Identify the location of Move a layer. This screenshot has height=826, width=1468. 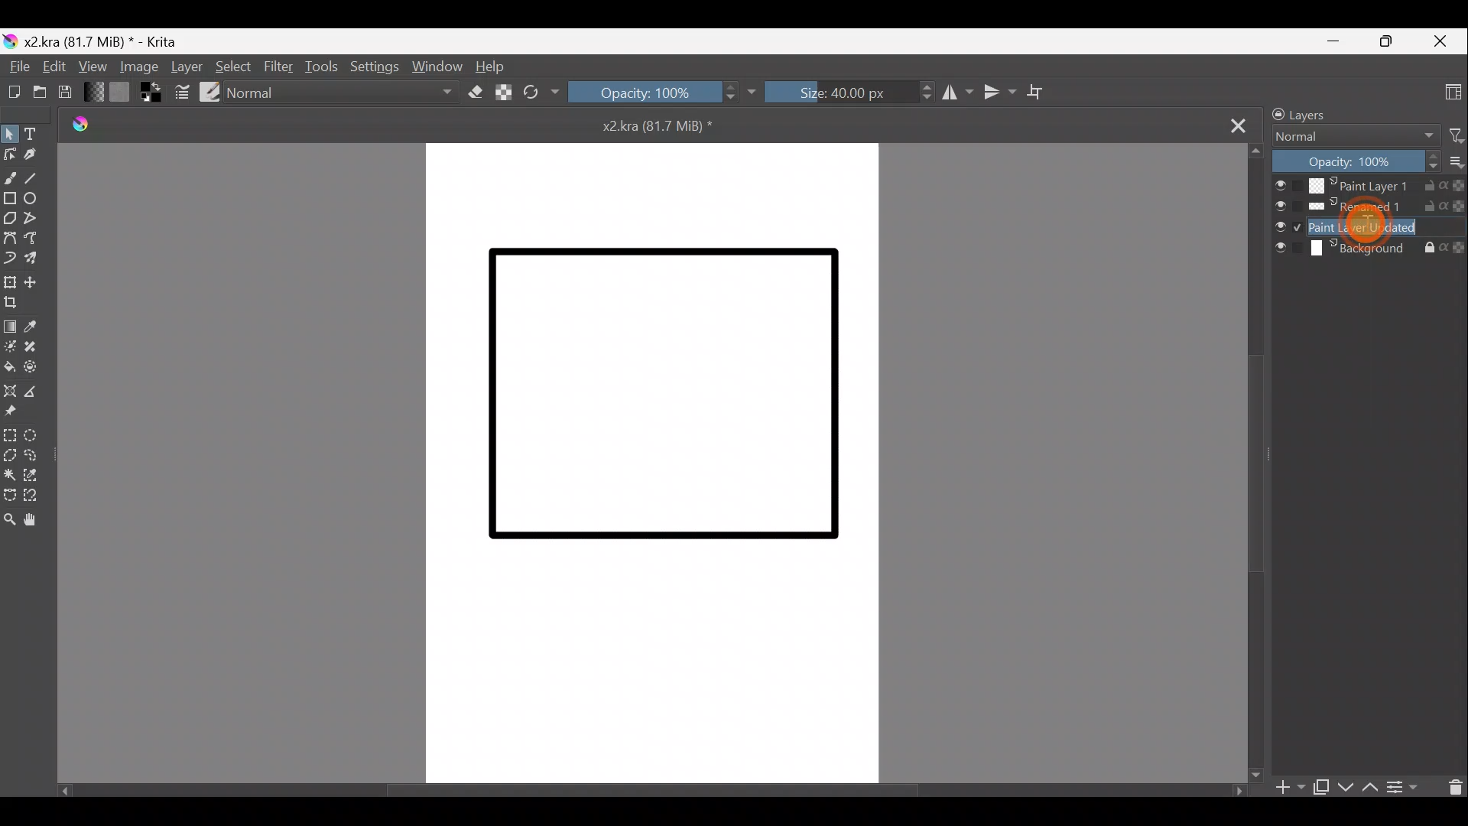
(39, 281).